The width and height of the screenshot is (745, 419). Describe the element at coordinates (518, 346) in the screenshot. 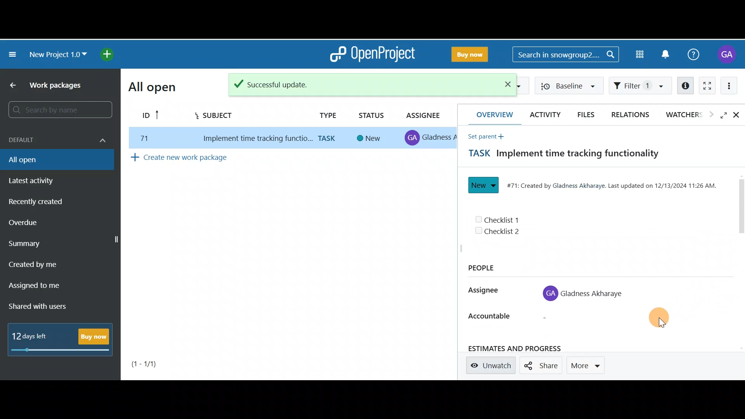

I see `estimates and progress` at that location.